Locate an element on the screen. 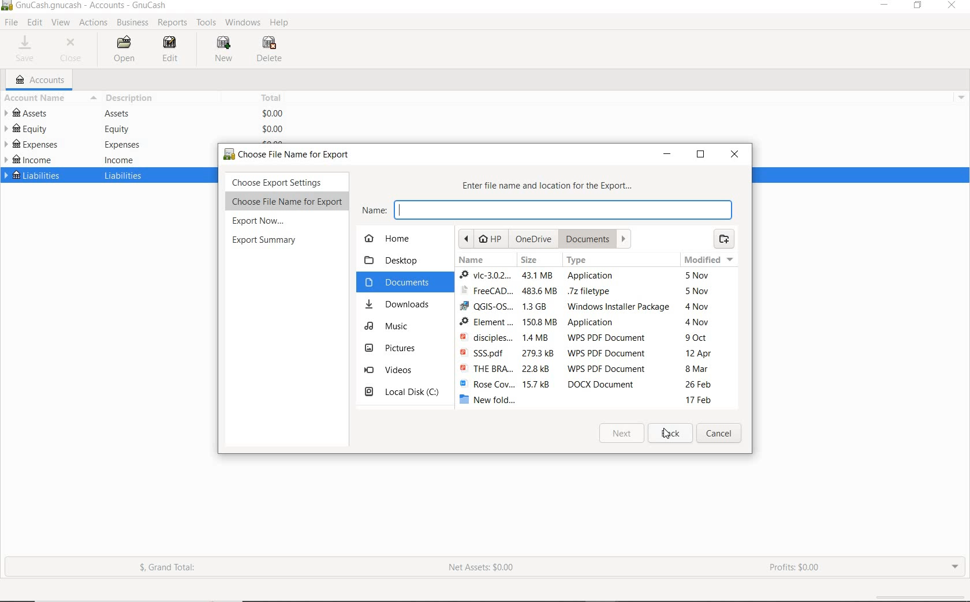 The height and width of the screenshot is (602, 970). CLOSE is located at coordinates (952, 6).